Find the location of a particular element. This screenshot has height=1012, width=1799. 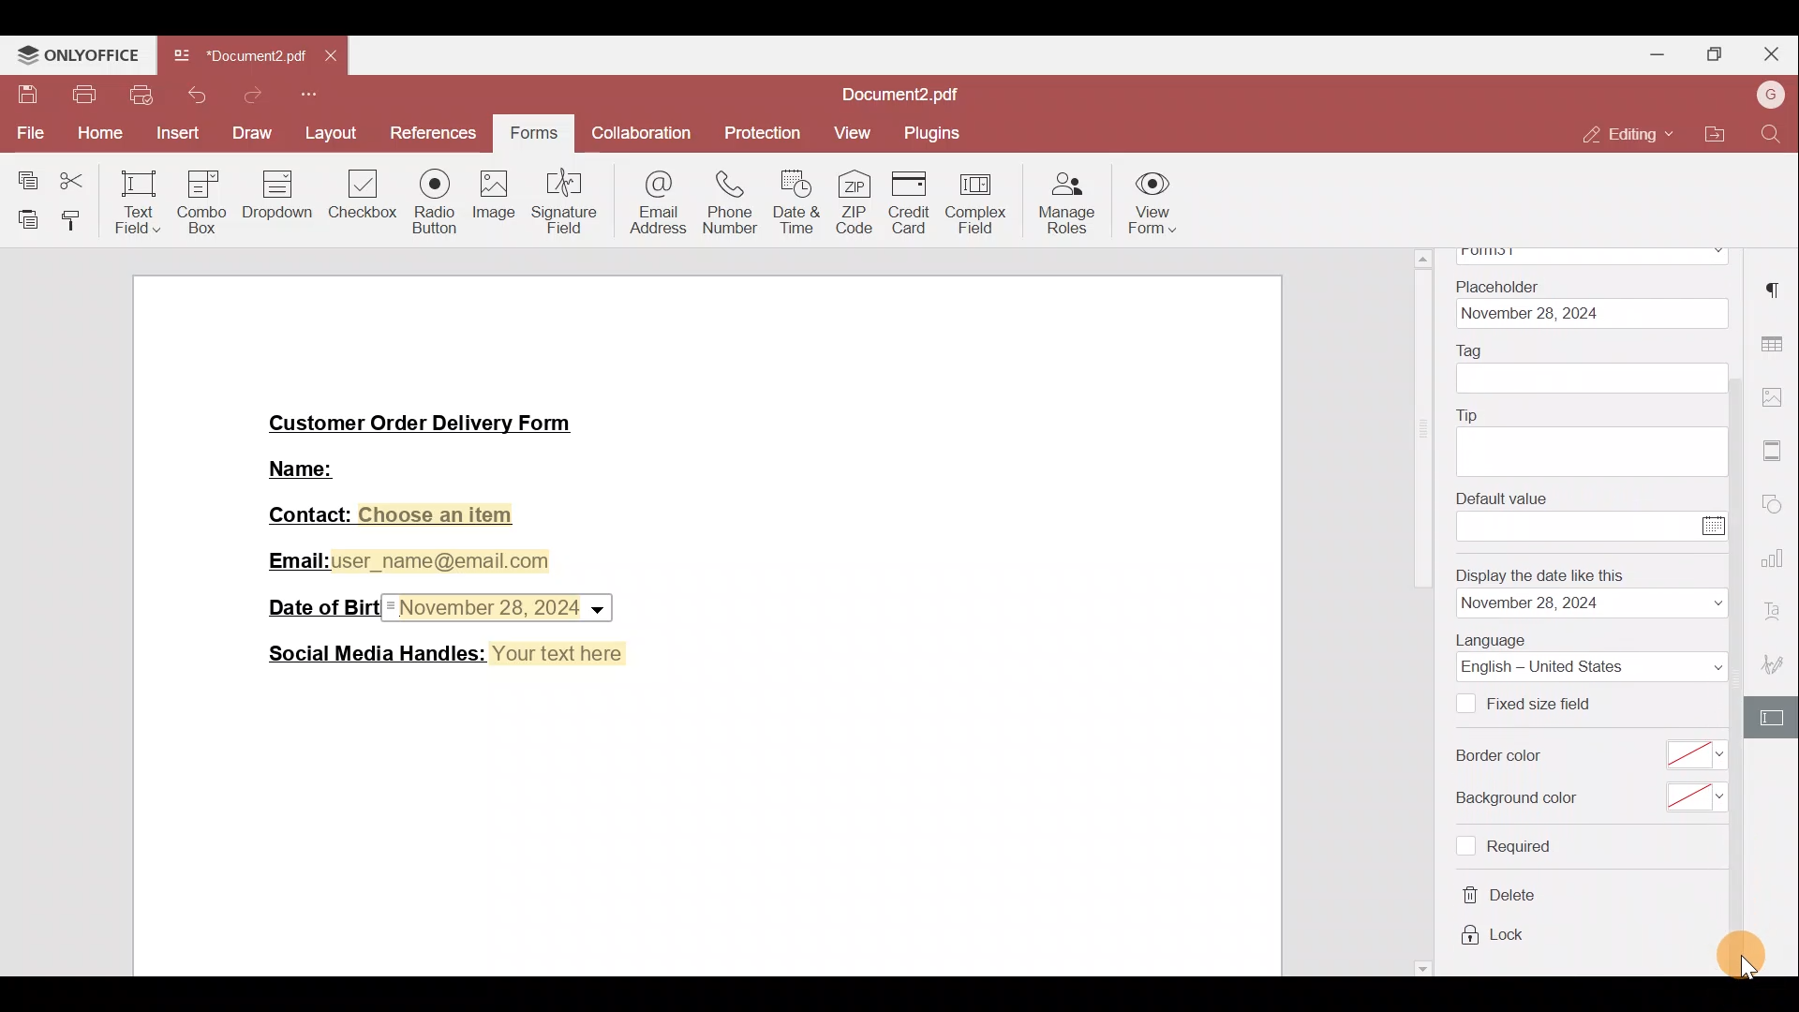

Forms is located at coordinates (531, 135).